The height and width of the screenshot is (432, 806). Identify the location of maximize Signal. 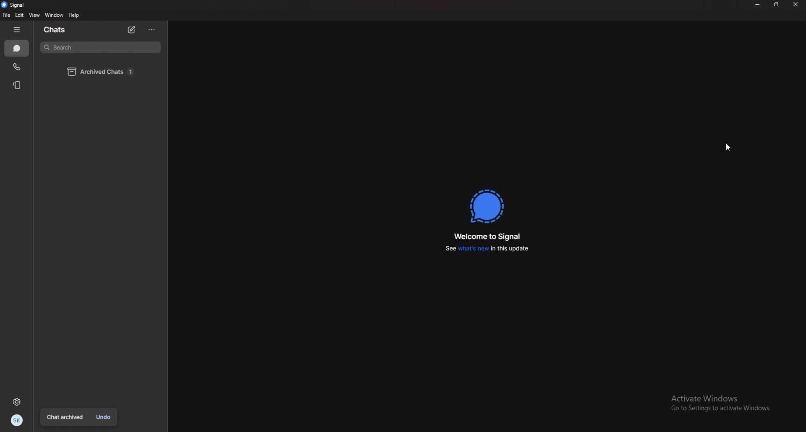
(775, 7).